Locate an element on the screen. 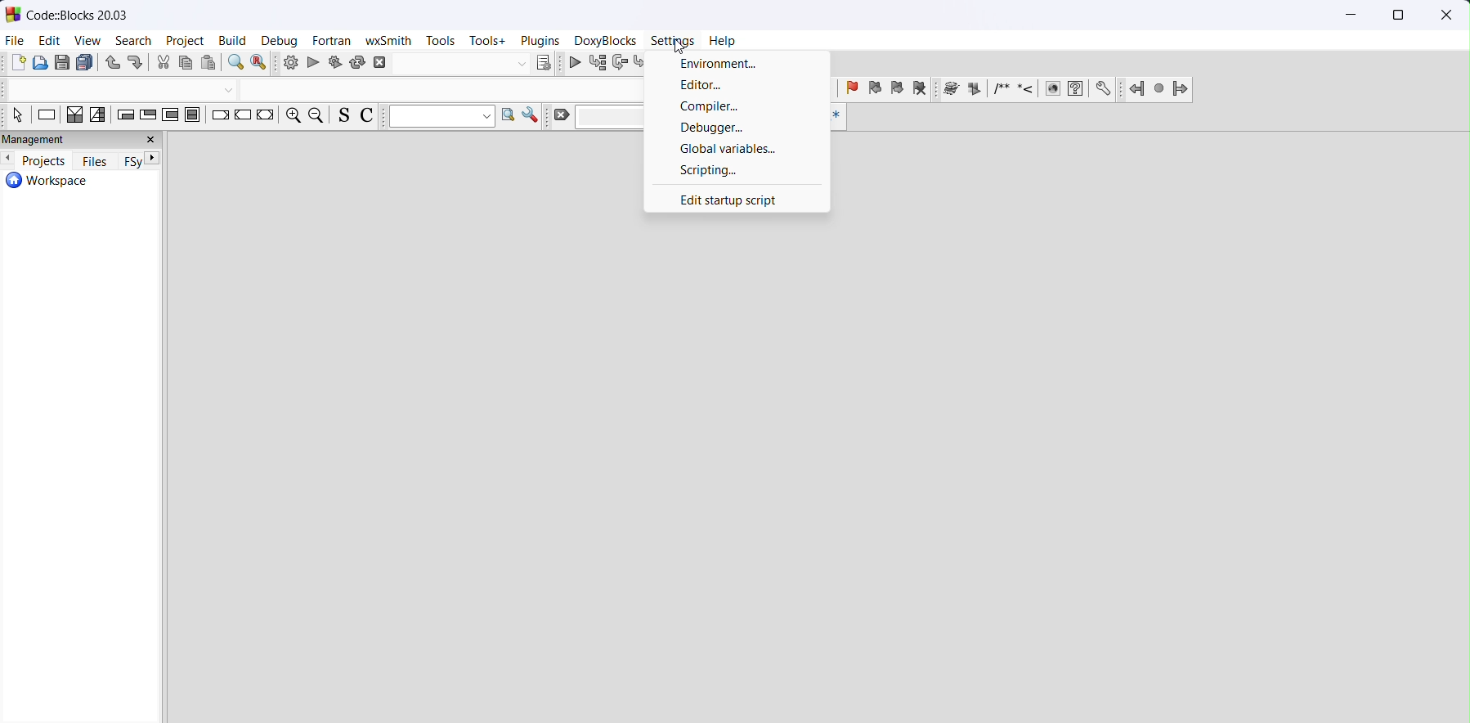 The width and height of the screenshot is (1470, 723). doxyBlocks is located at coordinates (606, 41).